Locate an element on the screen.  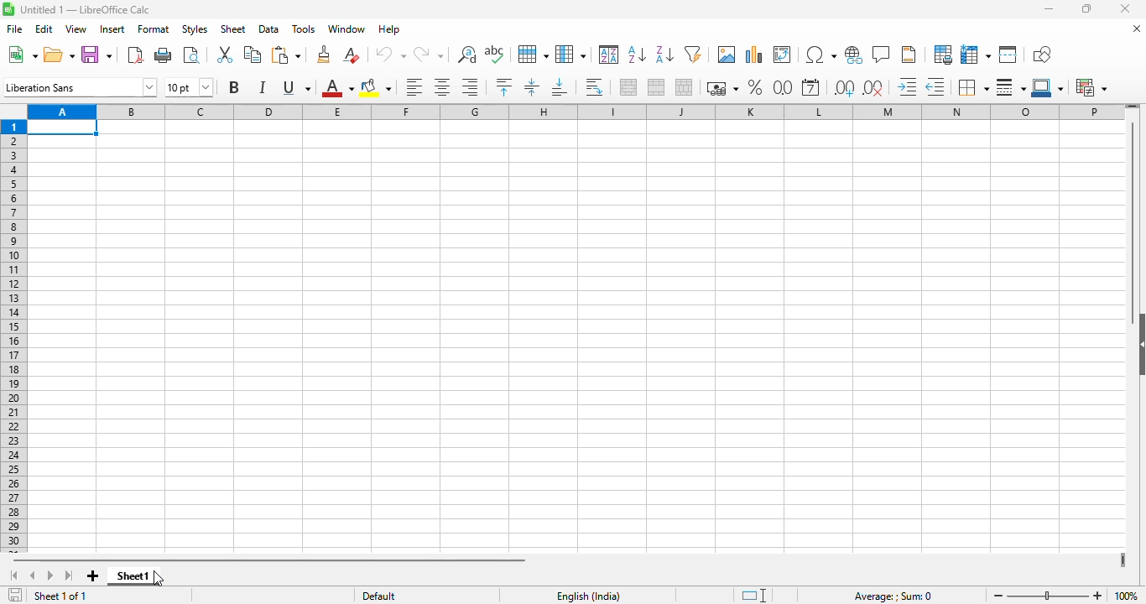
bold is located at coordinates (234, 86).